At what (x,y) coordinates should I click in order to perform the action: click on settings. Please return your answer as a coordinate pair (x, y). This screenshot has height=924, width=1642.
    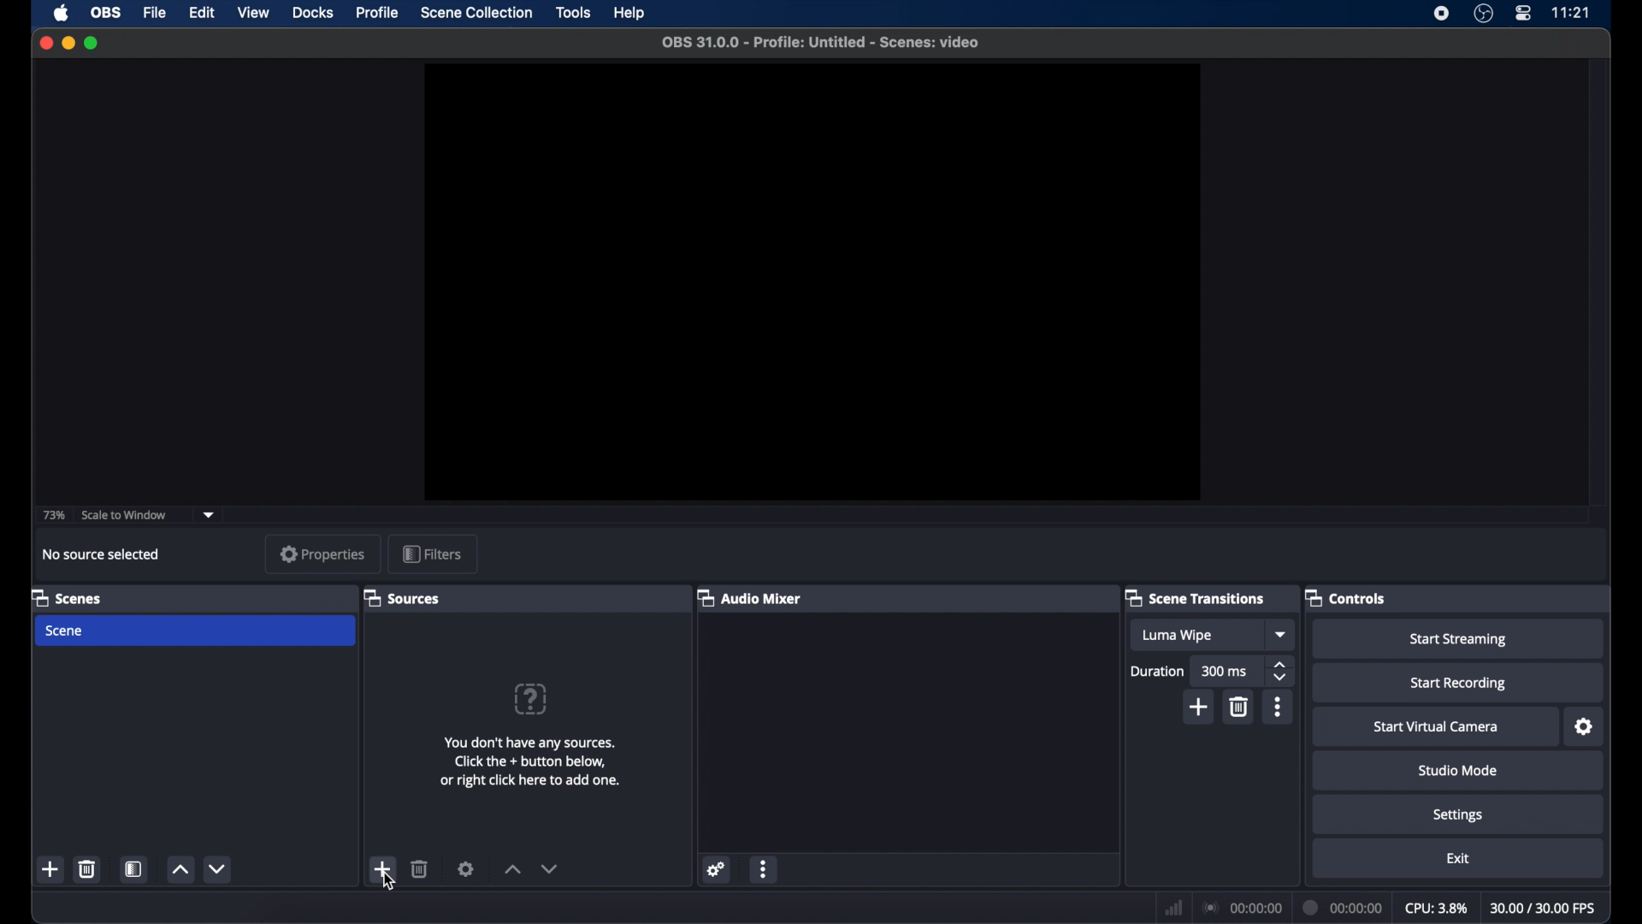
    Looking at the image, I should click on (717, 869).